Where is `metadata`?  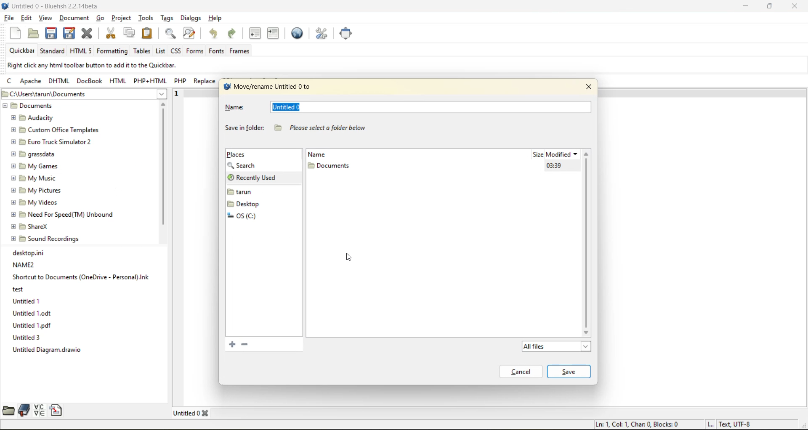
metadata is located at coordinates (674, 425).